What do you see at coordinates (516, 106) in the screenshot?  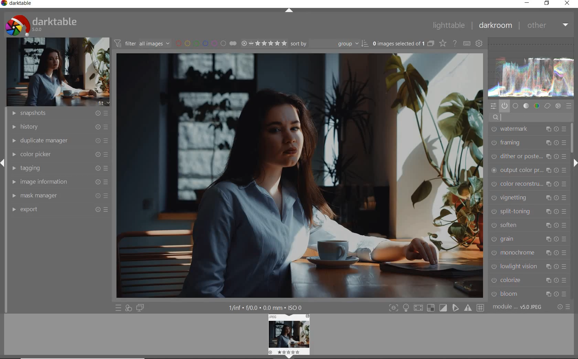 I see `base` at bounding box center [516, 106].